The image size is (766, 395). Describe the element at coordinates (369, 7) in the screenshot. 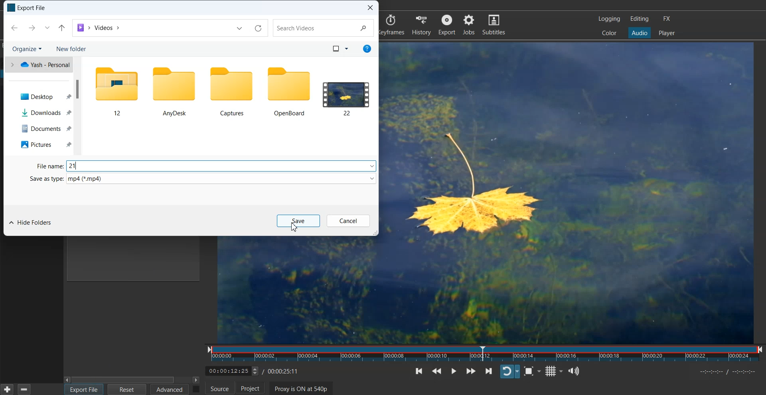

I see `Close` at that location.